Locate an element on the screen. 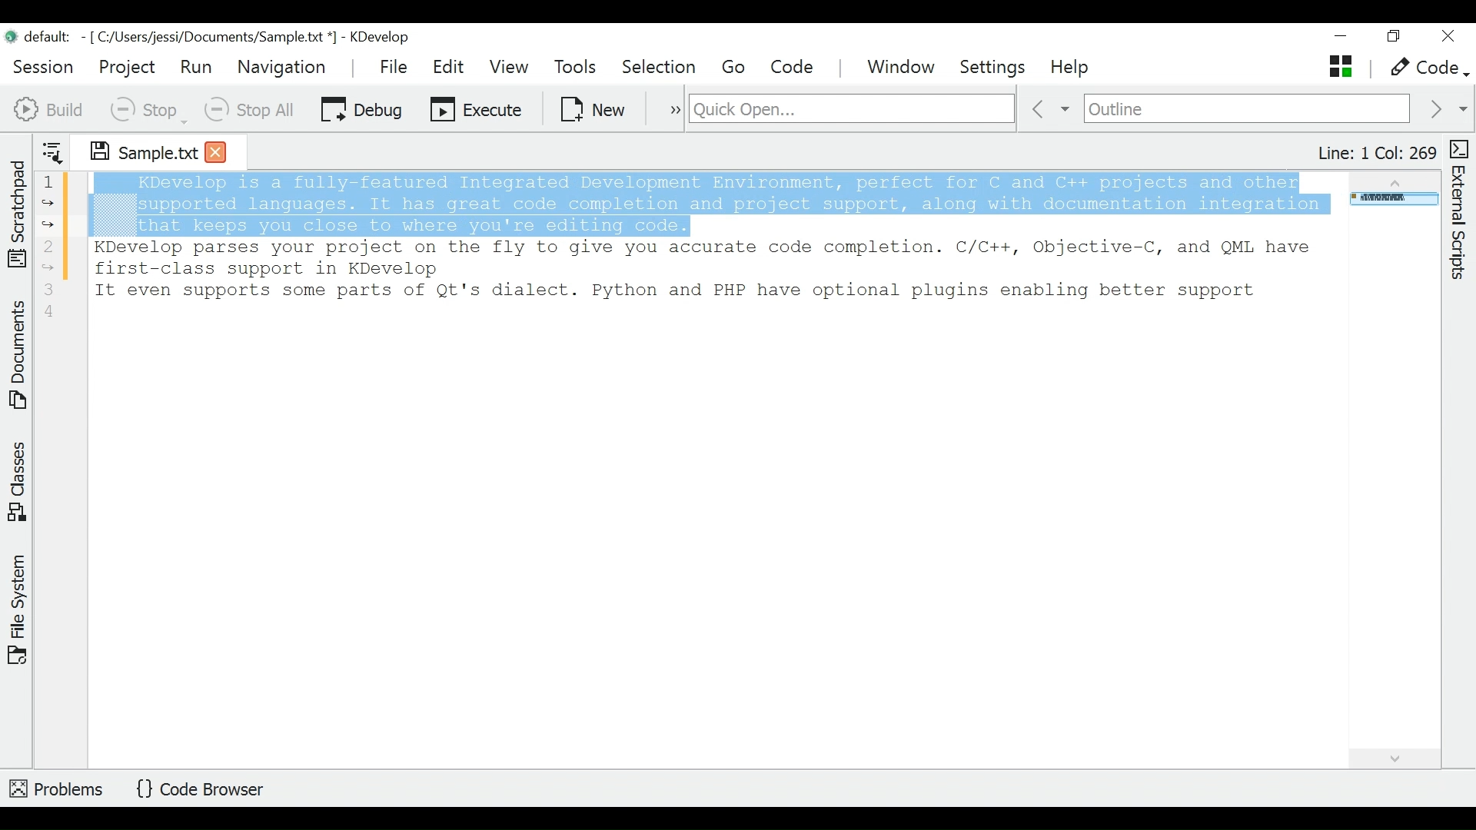 This screenshot has width=1476, height=830. Close is located at coordinates (1447, 37).